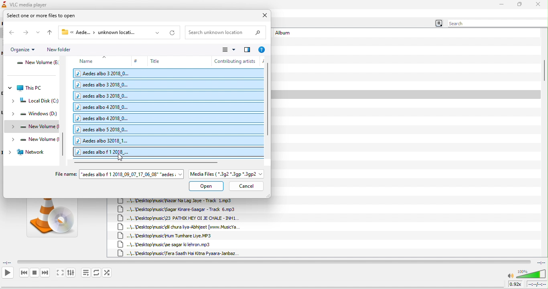  What do you see at coordinates (496, 24) in the screenshot?
I see `search` at bounding box center [496, 24].